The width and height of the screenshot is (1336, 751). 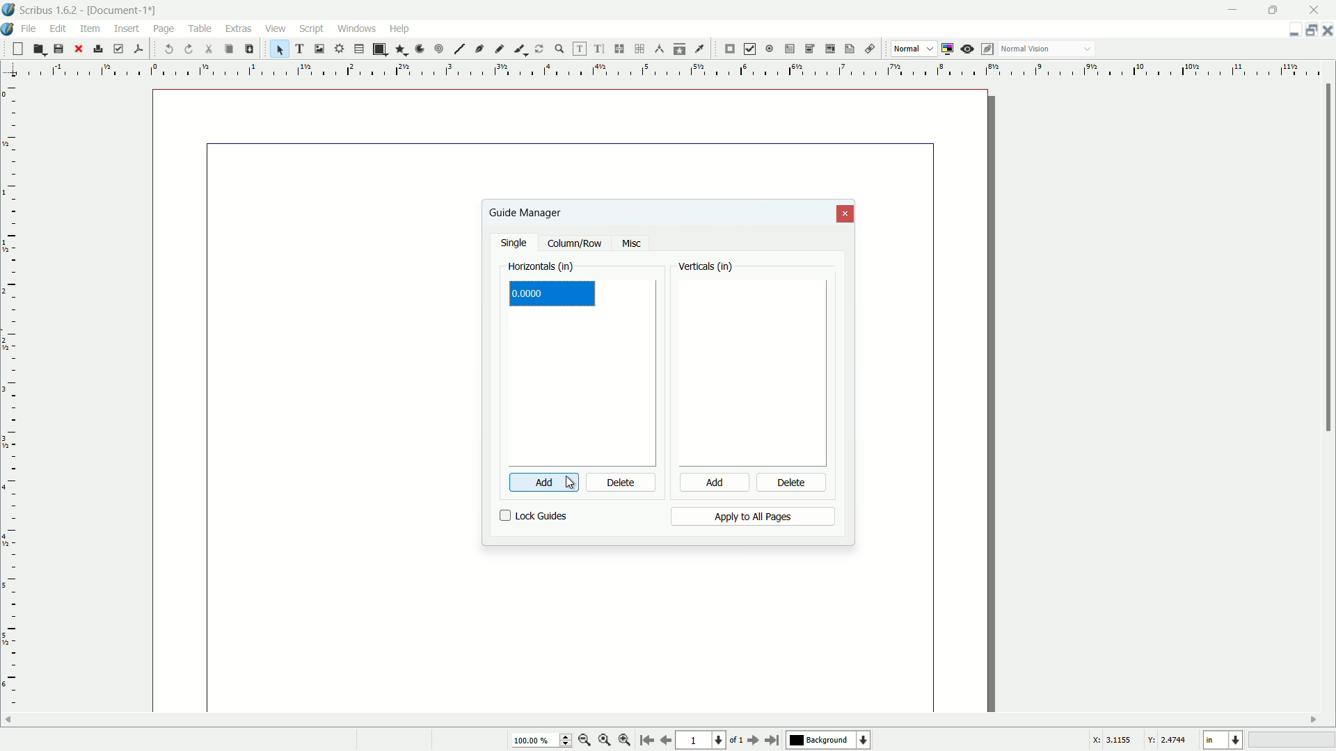 What do you see at coordinates (830, 741) in the screenshot?
I see `background` at bounding box center [830, 741].